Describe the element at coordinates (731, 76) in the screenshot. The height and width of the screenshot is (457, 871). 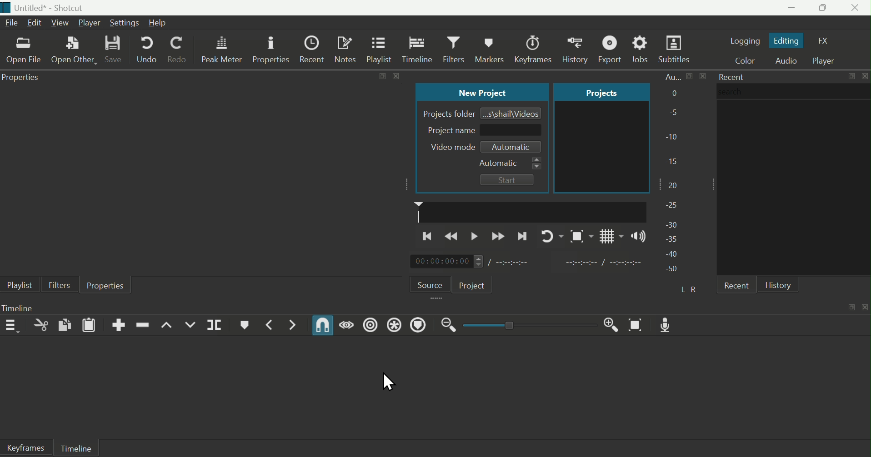
I see `Recent` at that location.